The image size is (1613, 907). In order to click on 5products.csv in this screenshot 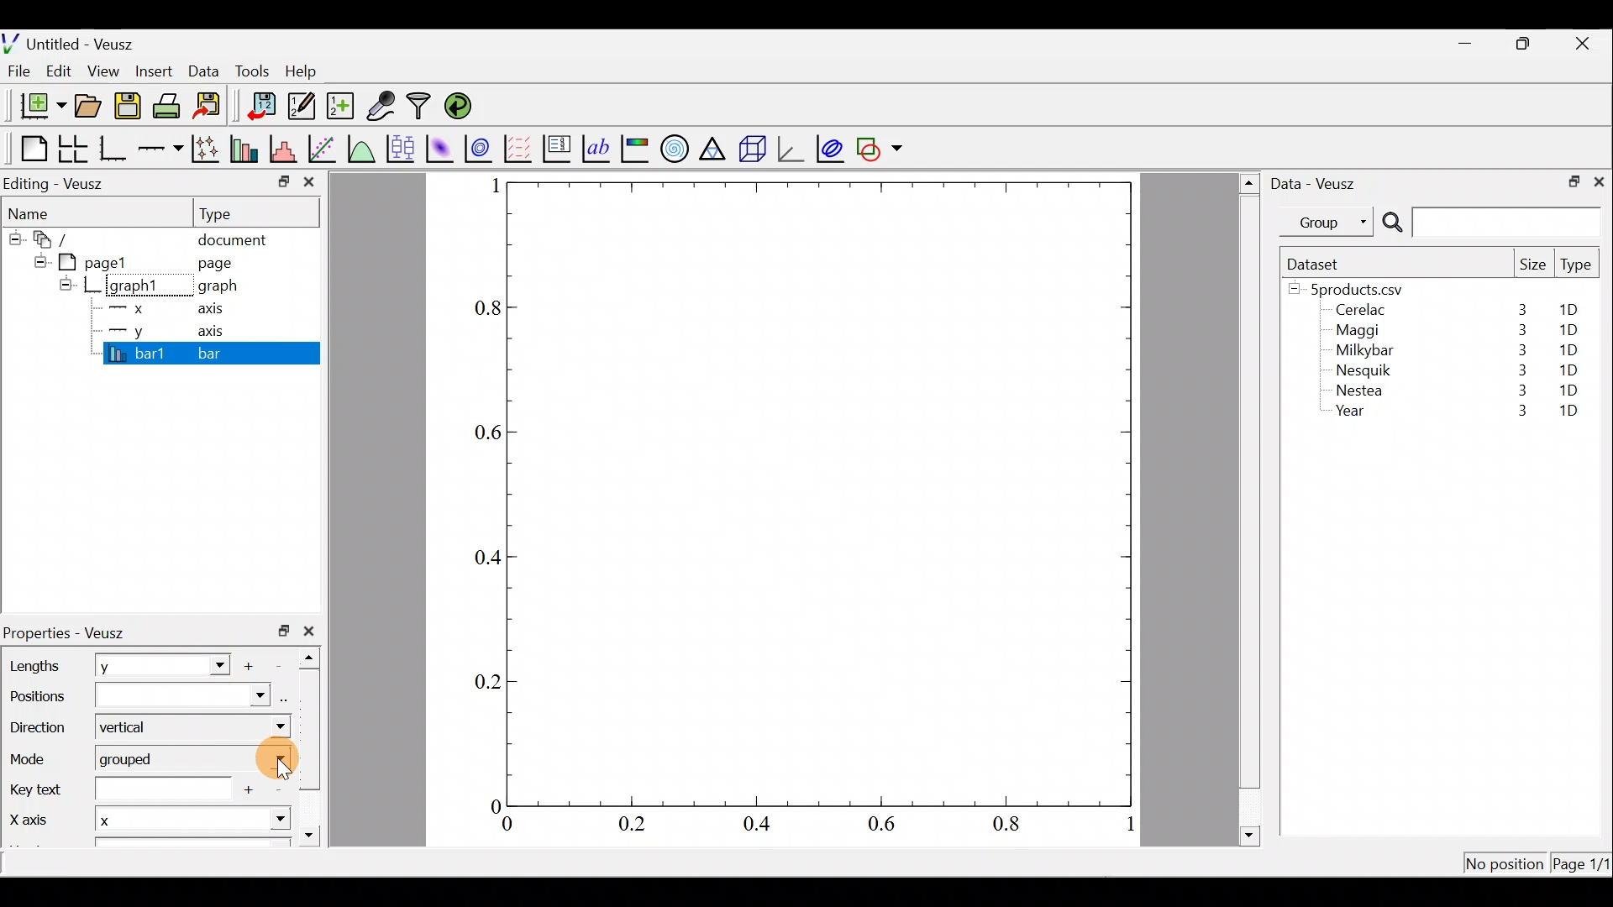, I will do `click(1355, 288)`.